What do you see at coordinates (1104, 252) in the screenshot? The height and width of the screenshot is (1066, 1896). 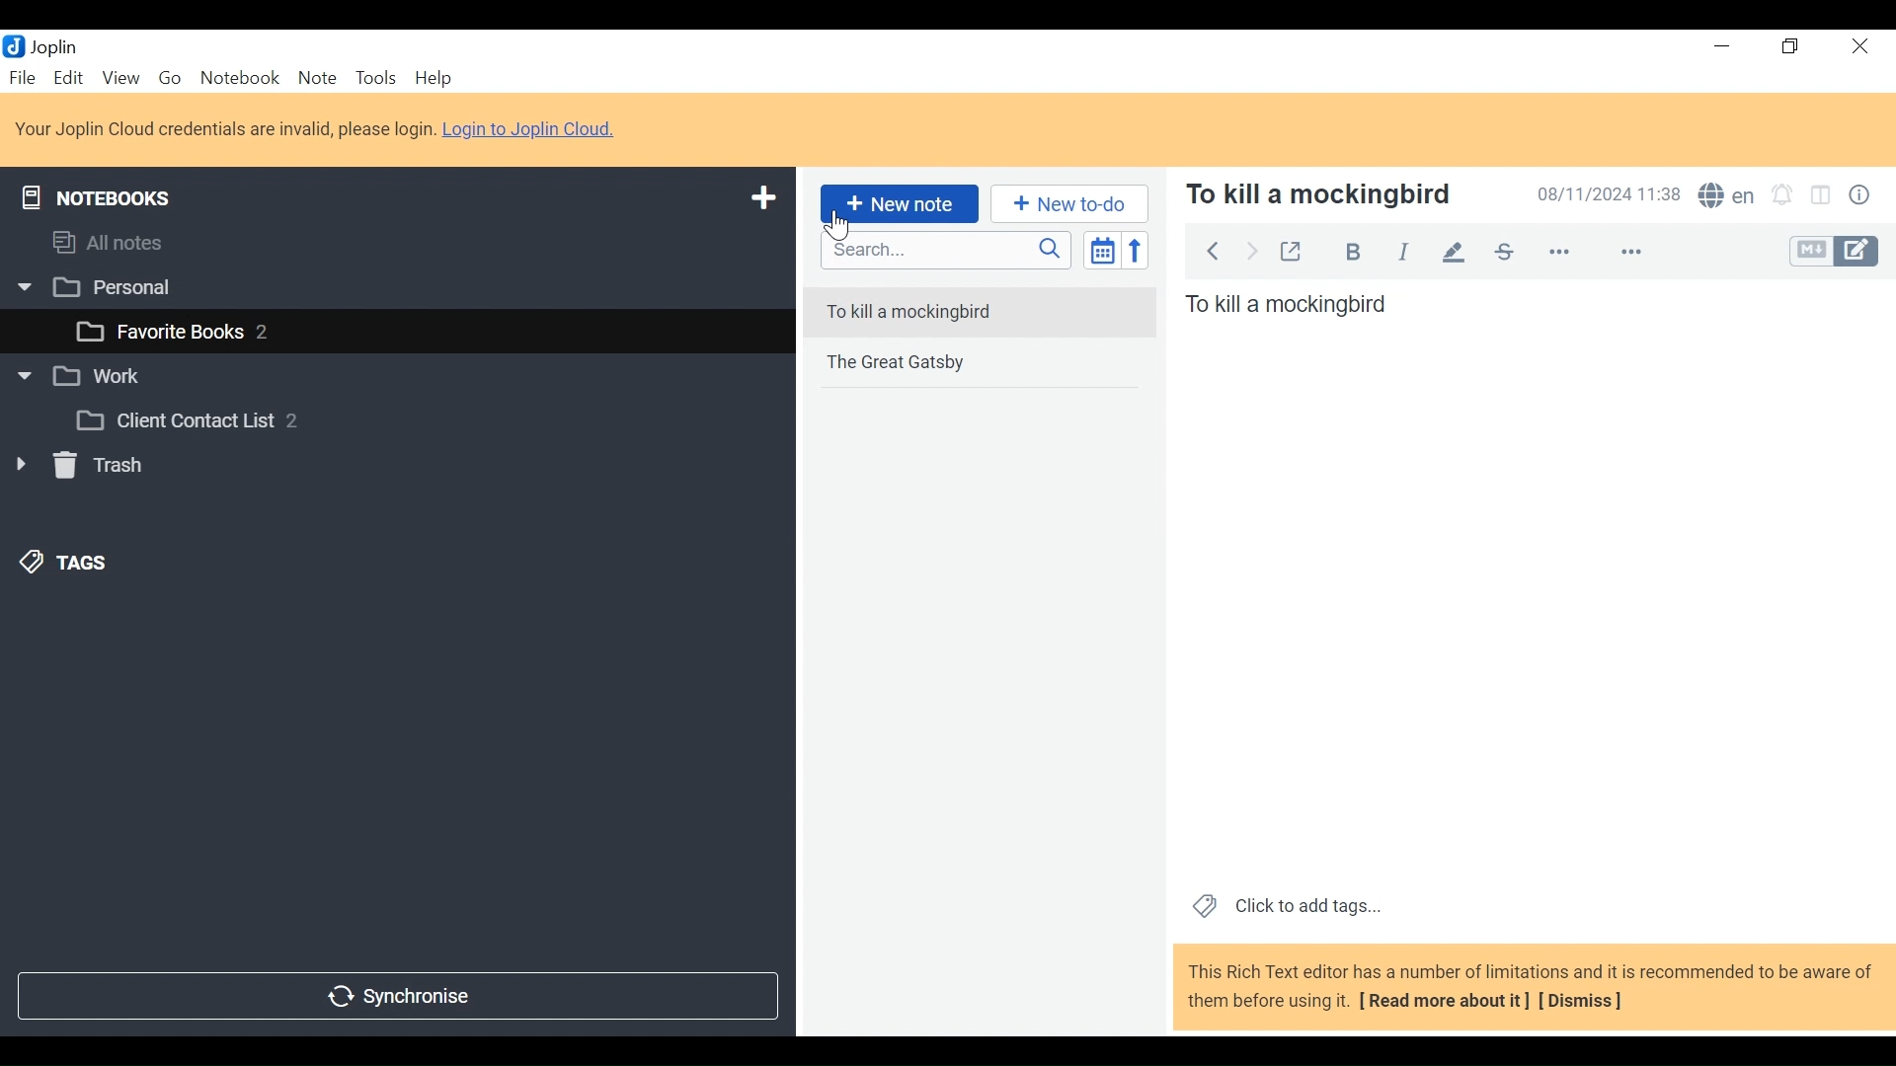 I see `Toggle sort order field ` at bounding box center [1104, 252].